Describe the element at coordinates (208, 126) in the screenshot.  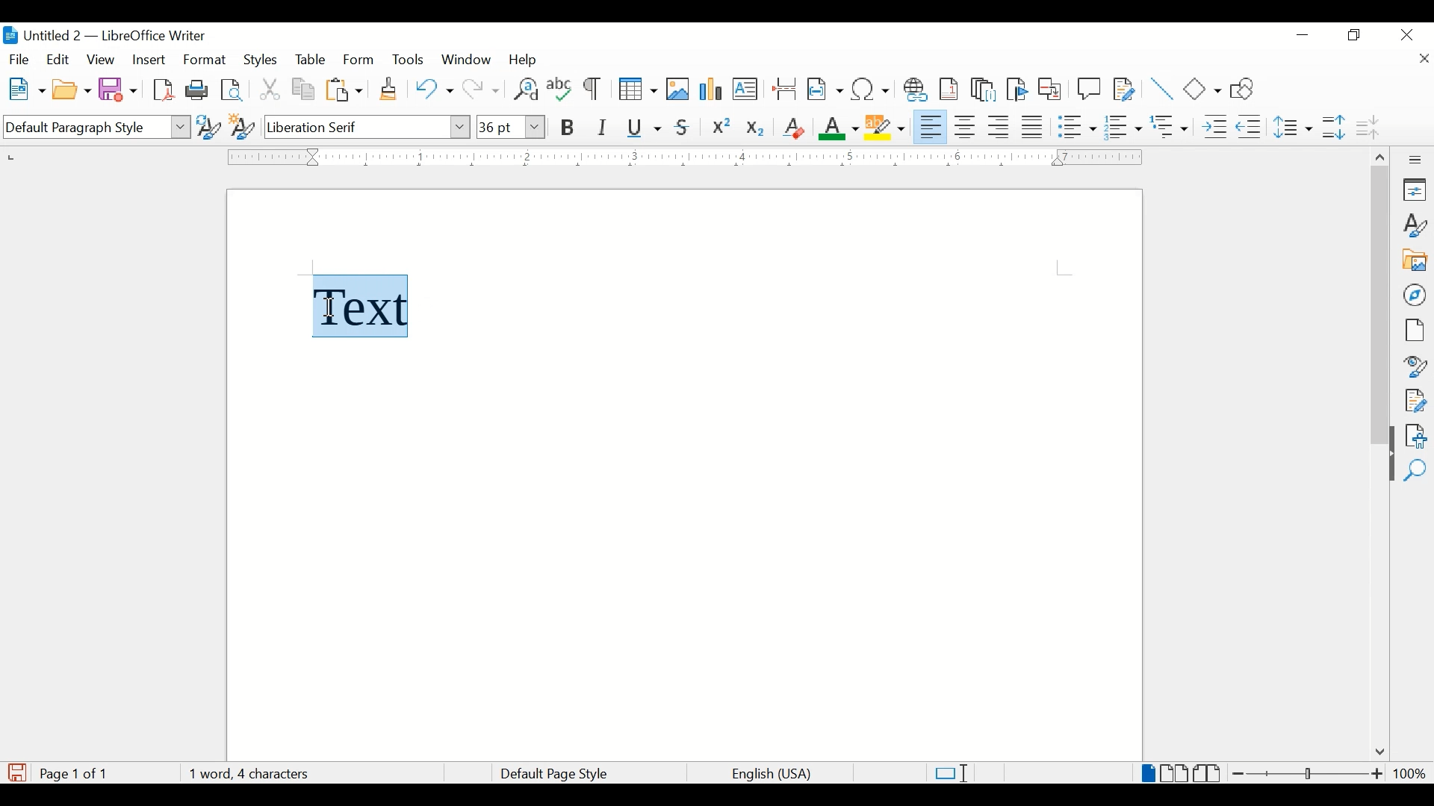
I see `update selected style` at that location.